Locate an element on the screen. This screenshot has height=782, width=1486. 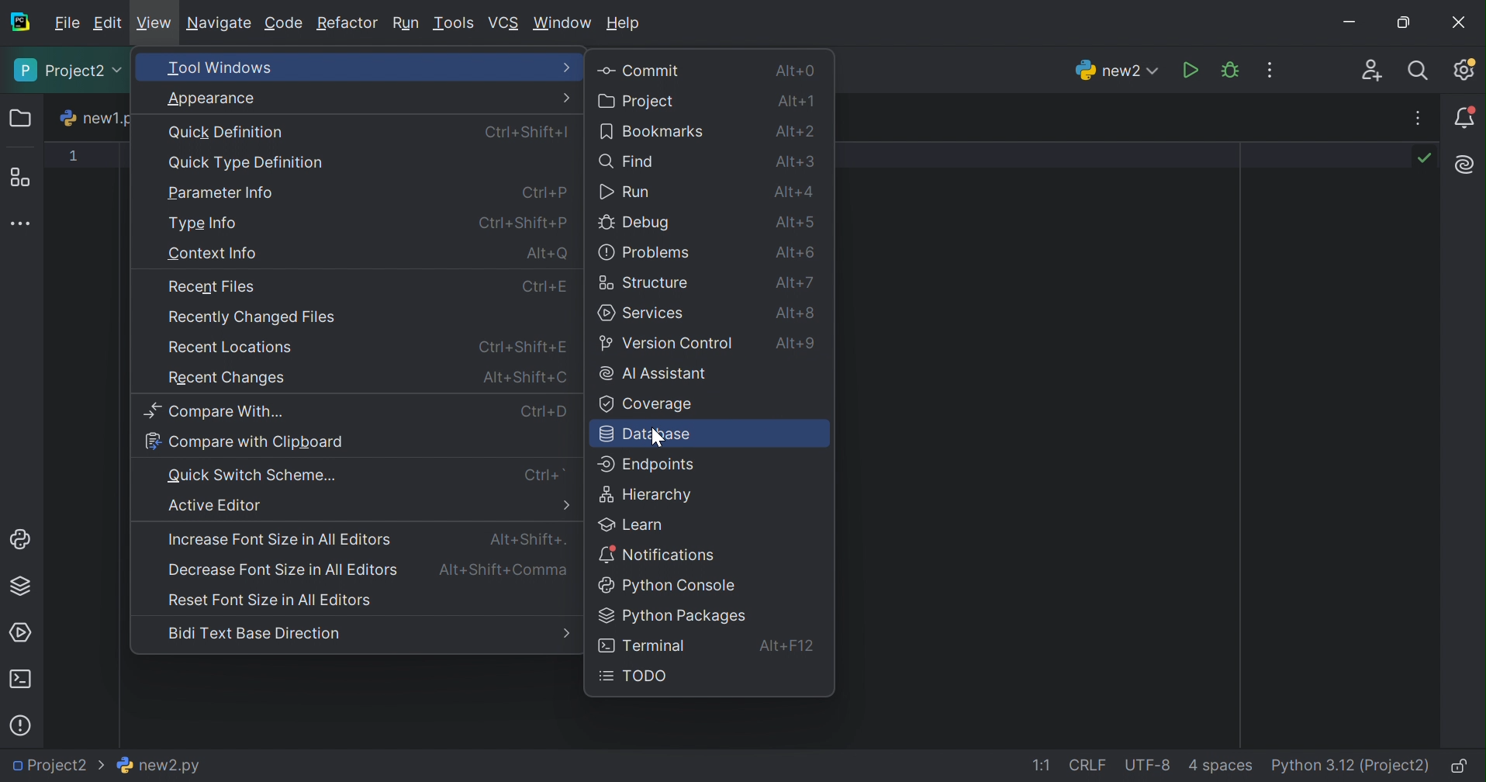
Restore down is located at coordinates (1404, 24).